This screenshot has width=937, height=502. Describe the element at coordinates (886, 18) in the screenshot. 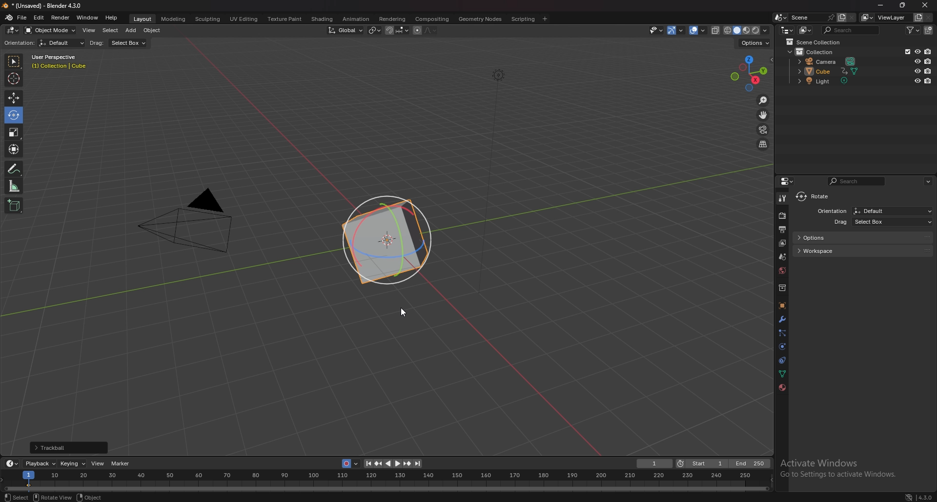

I see `view layer` at that location.